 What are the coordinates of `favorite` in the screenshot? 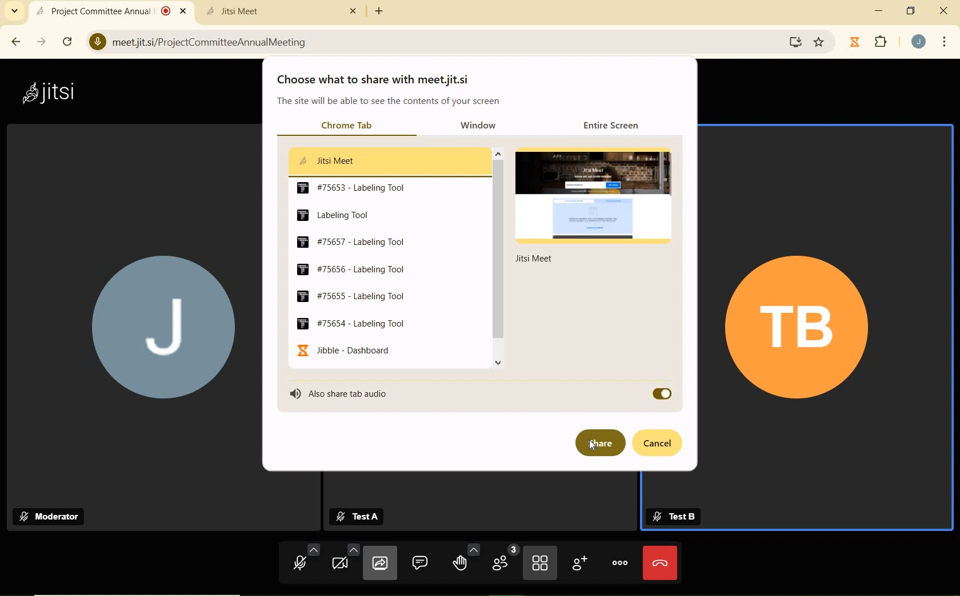 It's located at (820, 40).